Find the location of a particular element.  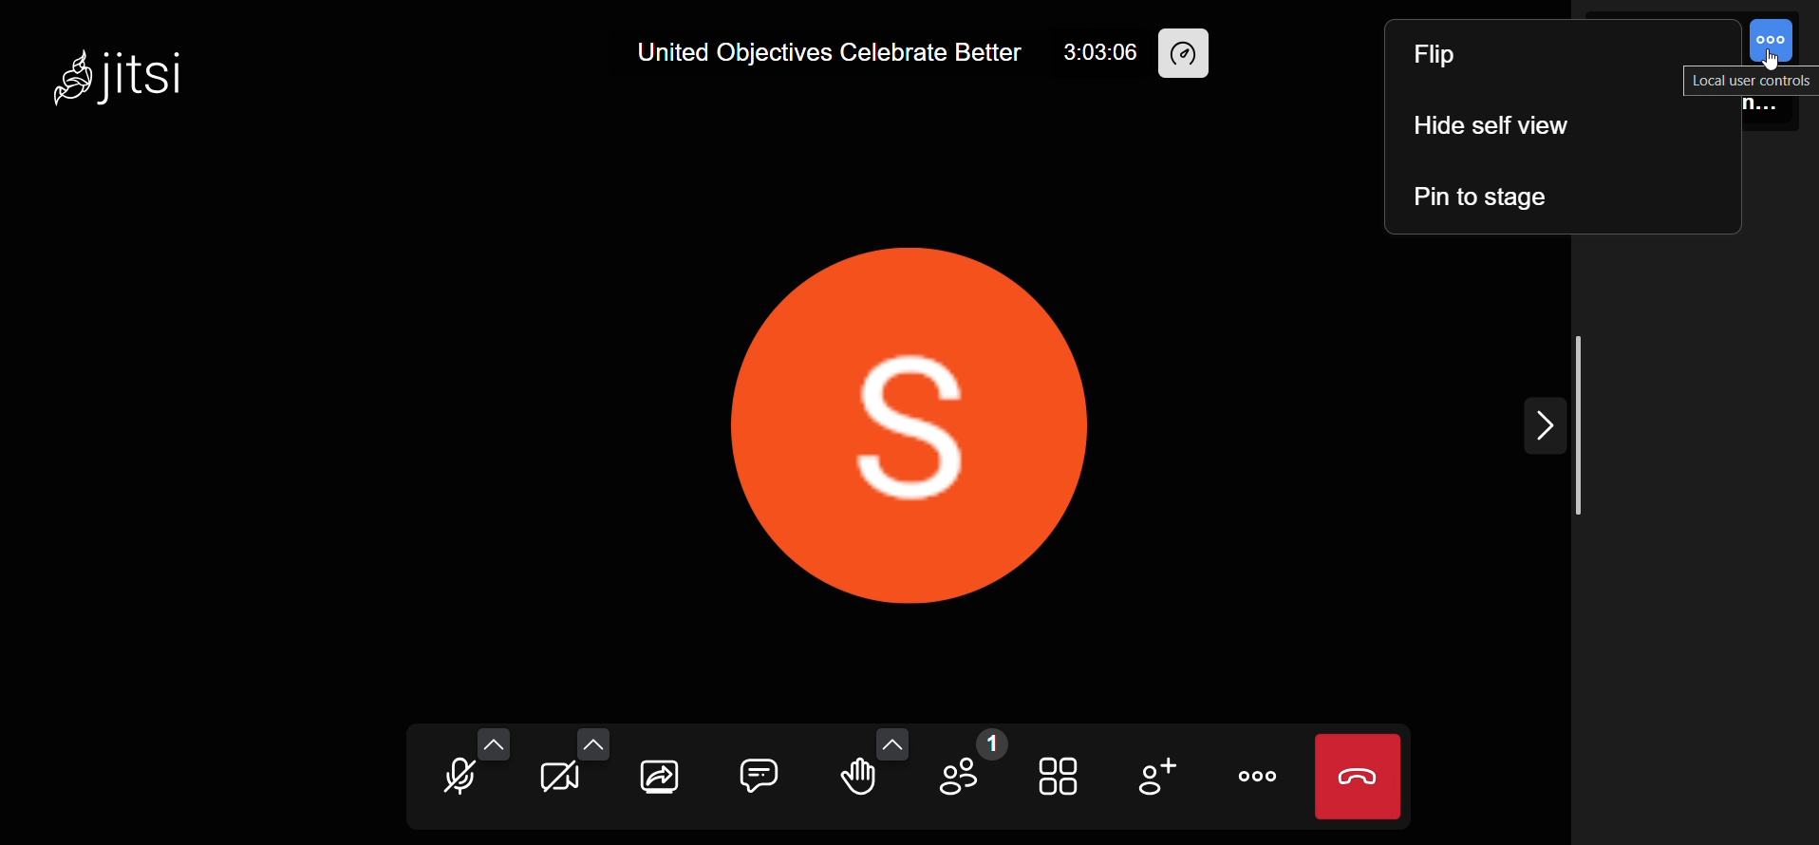

microphone is located at coordinates (457, 780).